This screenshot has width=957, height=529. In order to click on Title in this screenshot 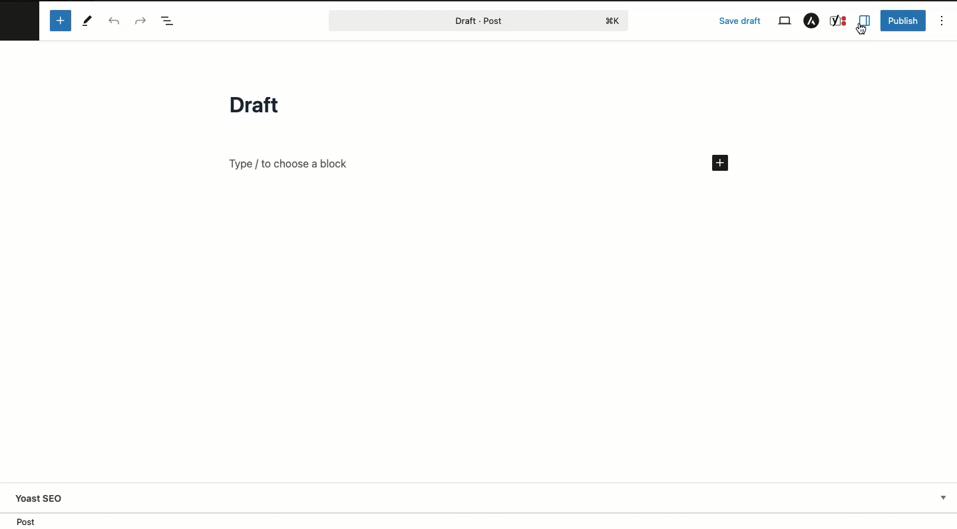, I will do `click(247, 104)`.